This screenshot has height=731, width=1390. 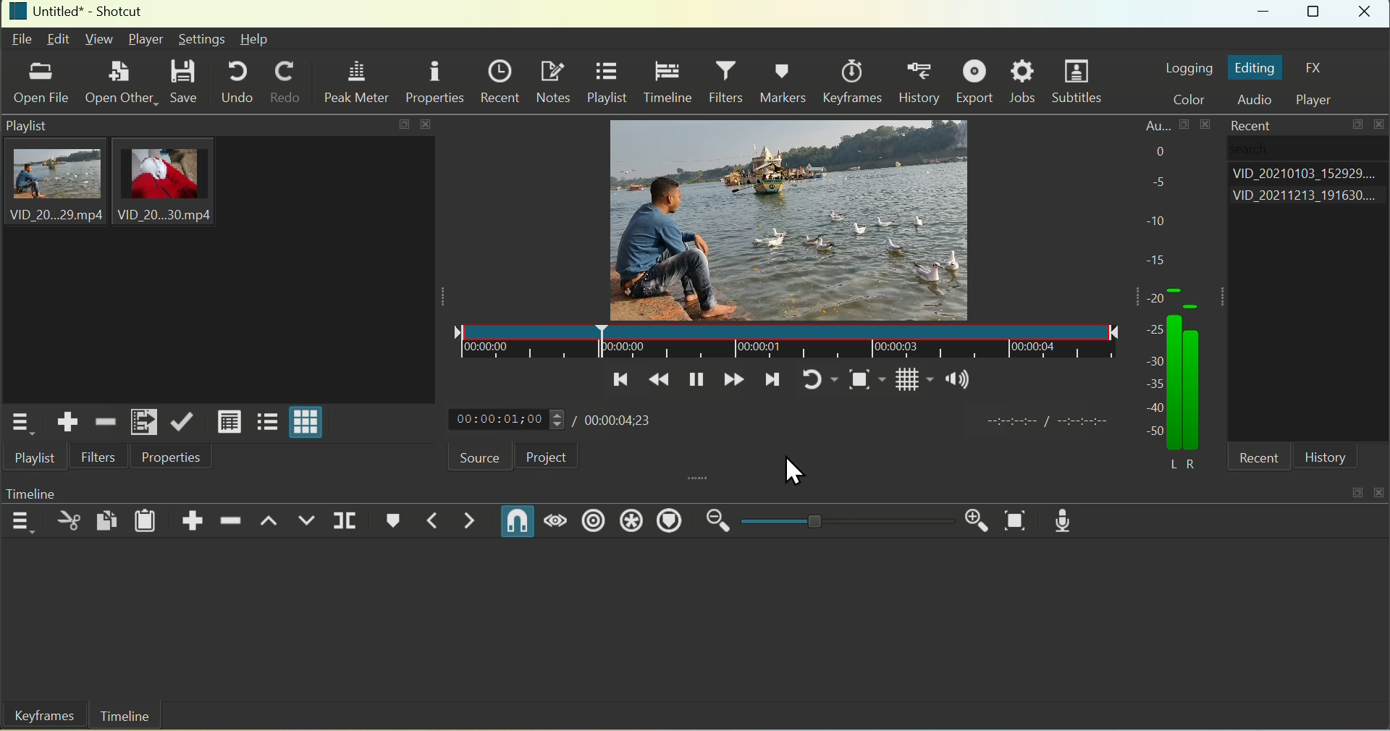 What do you see at coordinates (1315, 14) in the screenshot?
I see `Maximize` at bounding box center [1315, 14].